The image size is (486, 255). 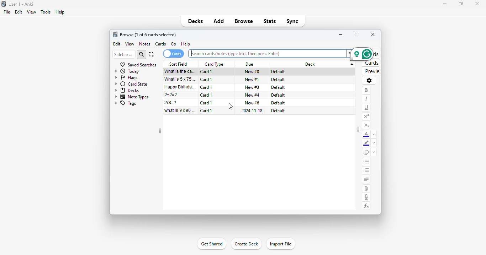 What do you see at coordinates (292, 21) in the screenshot?
I see `sync` at bounding box center [292, 21].